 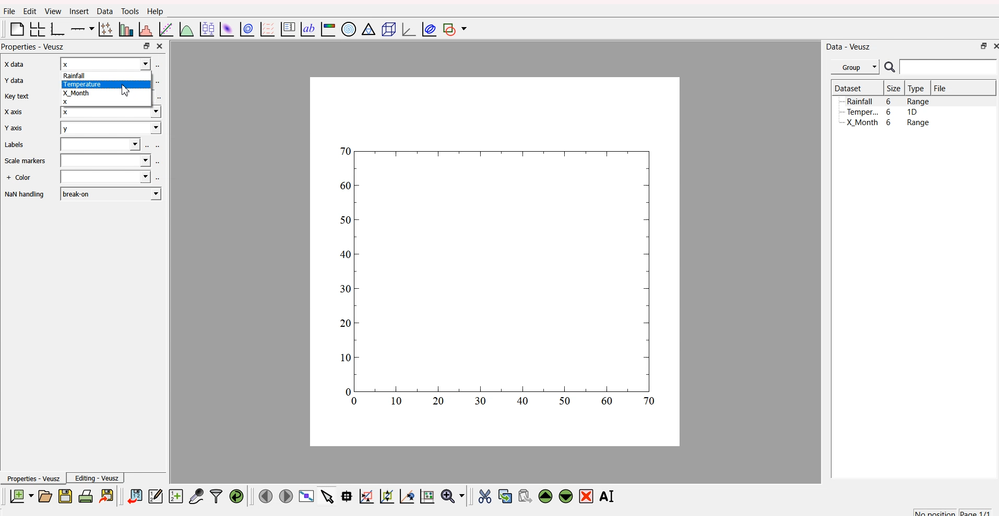 I want to click on blank page, so click(x=15, y=31).